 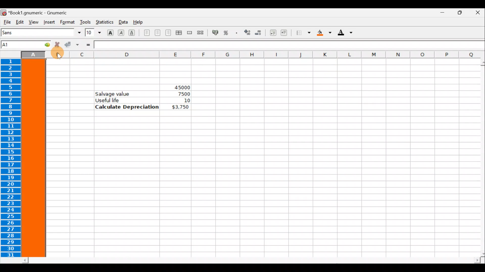 I want to click on Format, so click(x=68, y=22).